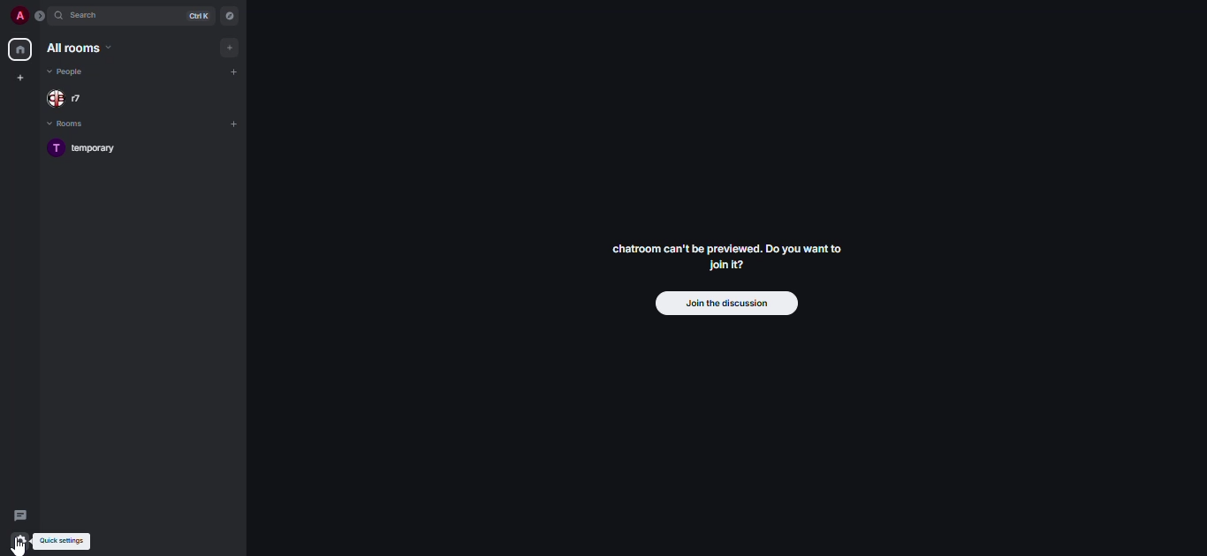 The image size is (1207, 556). I want to click on add, so click(235, 124).